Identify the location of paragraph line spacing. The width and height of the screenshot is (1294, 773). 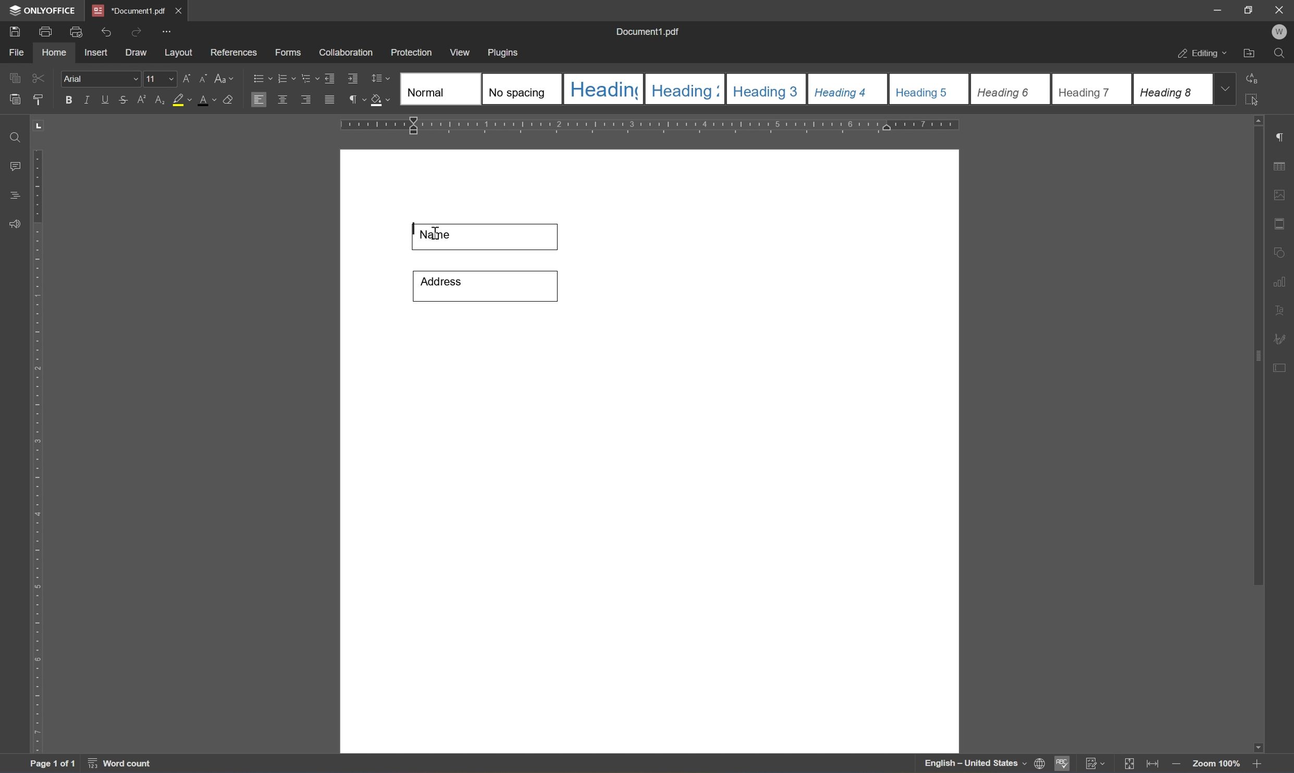
(383, 78).